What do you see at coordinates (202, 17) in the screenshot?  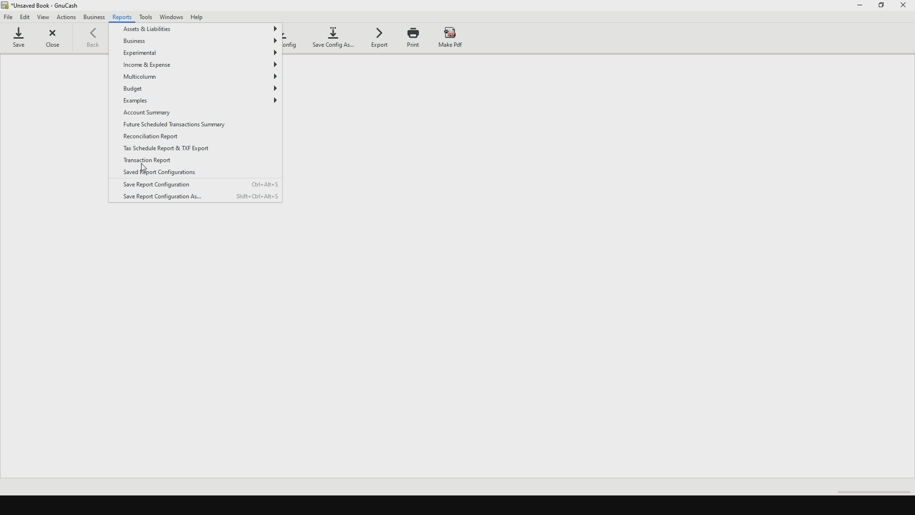 I see `help` at bounding box center [202, 17].